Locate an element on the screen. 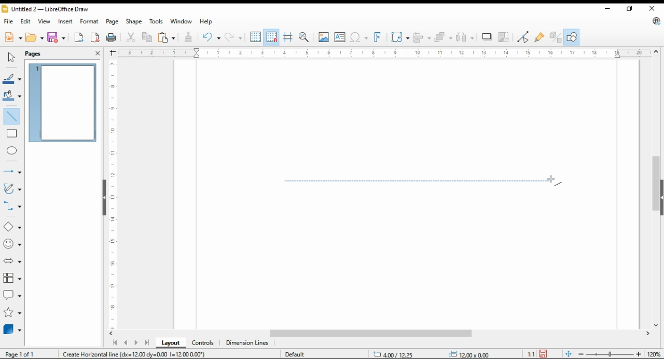 Image resolution: width=664 pixels, height=359 pixels. fill color is located at coordinates (12, 95).